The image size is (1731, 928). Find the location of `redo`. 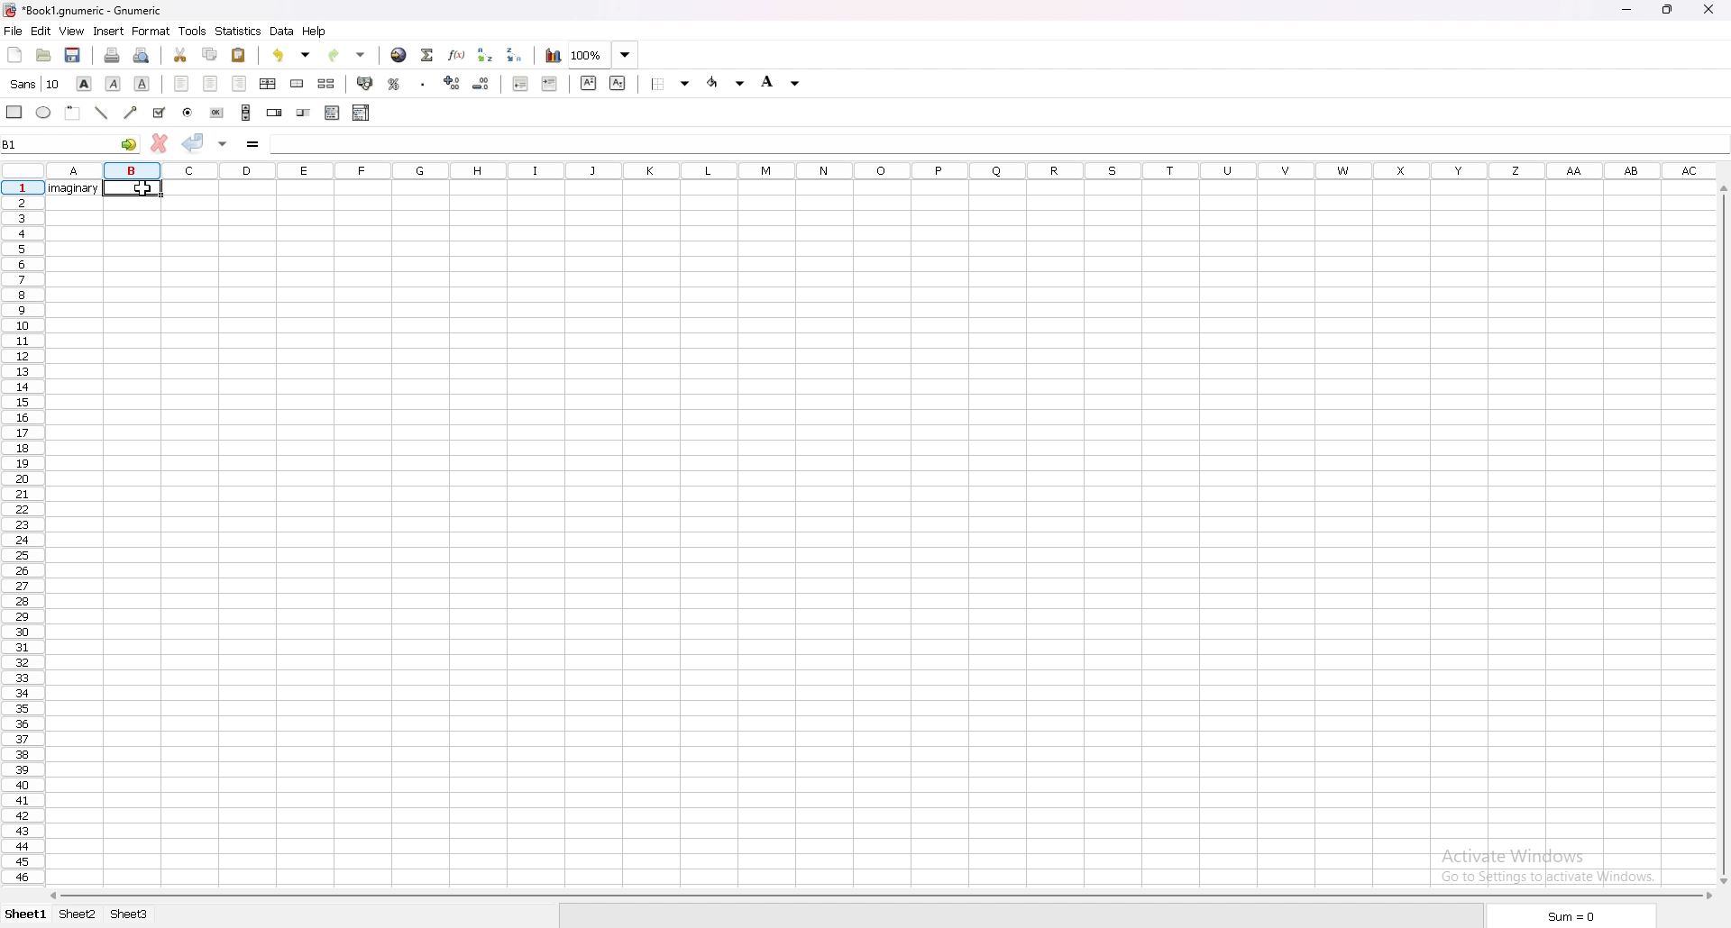

redo is located at coordinates (347, 55).